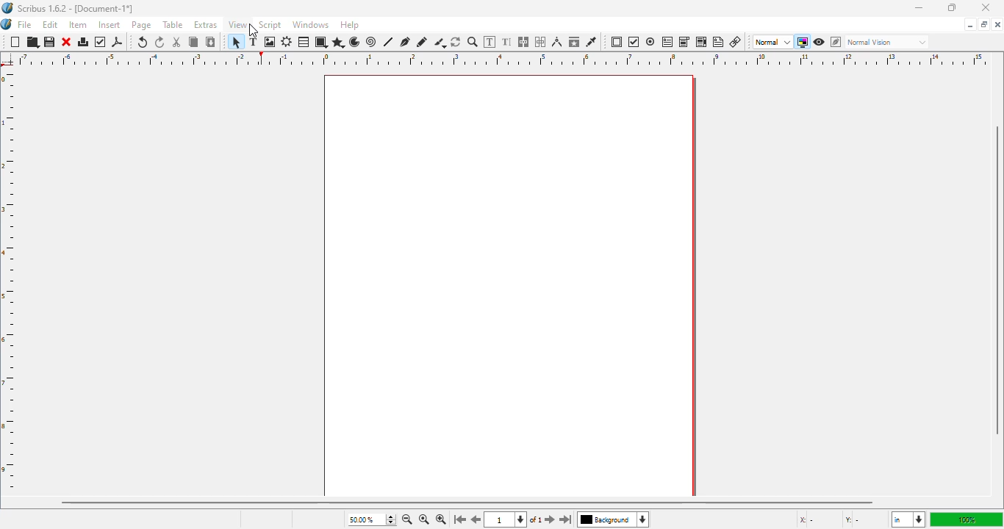 This screenshot has width=1004, height=529. What do you see at coordinates (889, 42) in the screenshot?
I see `normal vision` at bounding box center [889, 42].